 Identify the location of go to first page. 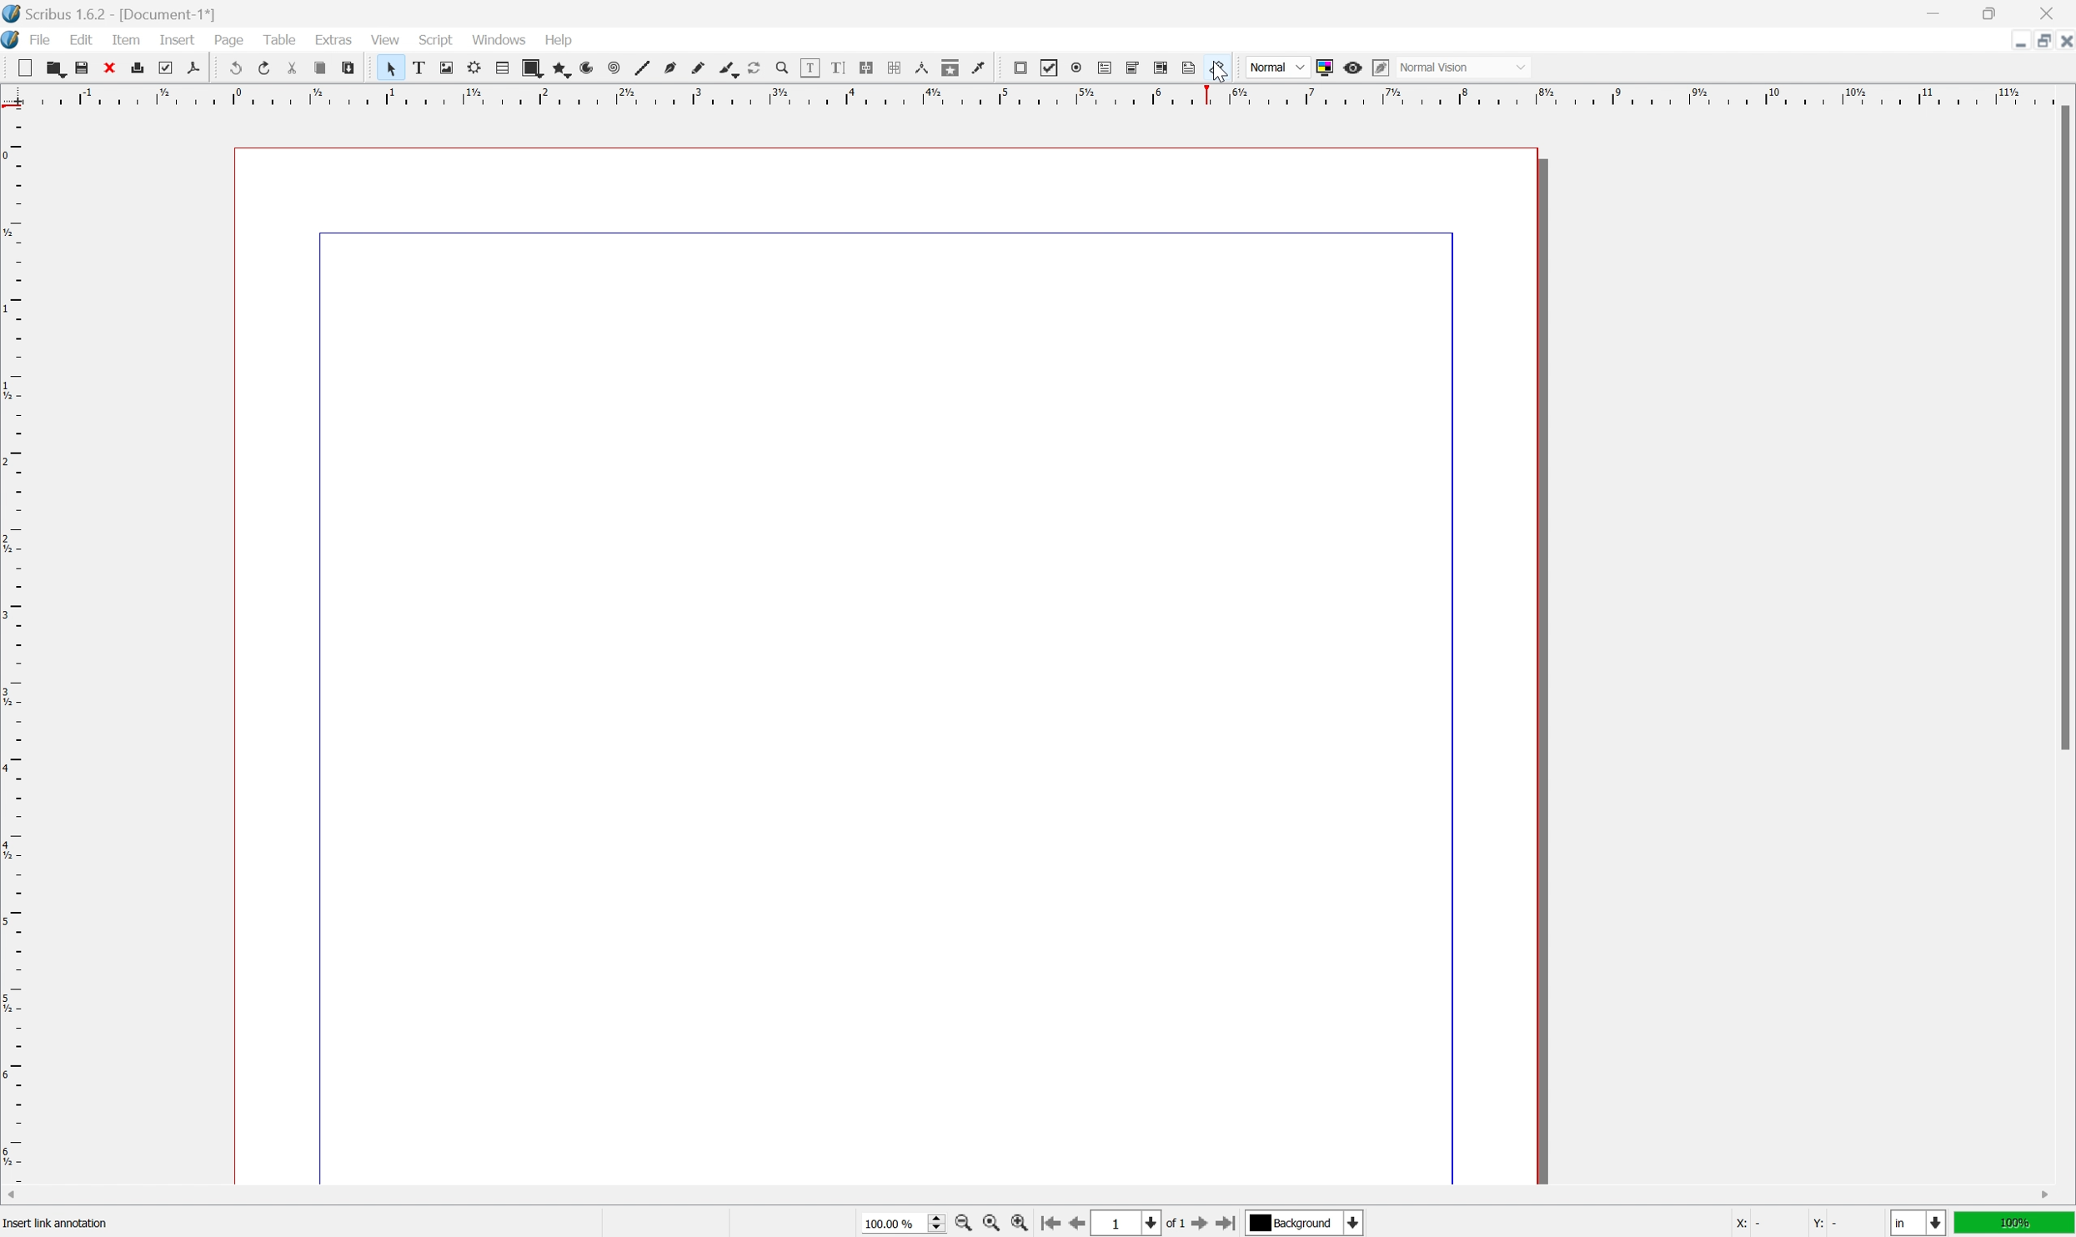
(1050, 1224).